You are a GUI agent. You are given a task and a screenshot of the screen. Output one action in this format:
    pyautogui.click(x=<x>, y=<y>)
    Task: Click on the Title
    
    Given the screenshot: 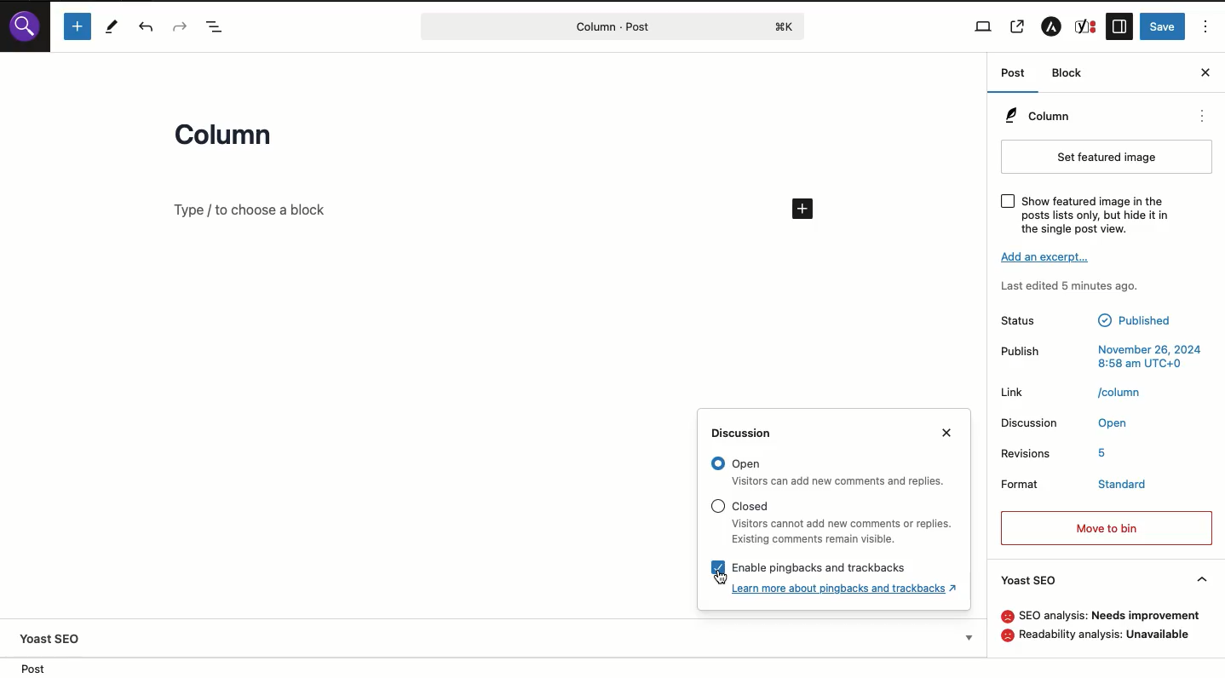 What is the action you would take?
    pyautogui.click(x=229, y=138)
    